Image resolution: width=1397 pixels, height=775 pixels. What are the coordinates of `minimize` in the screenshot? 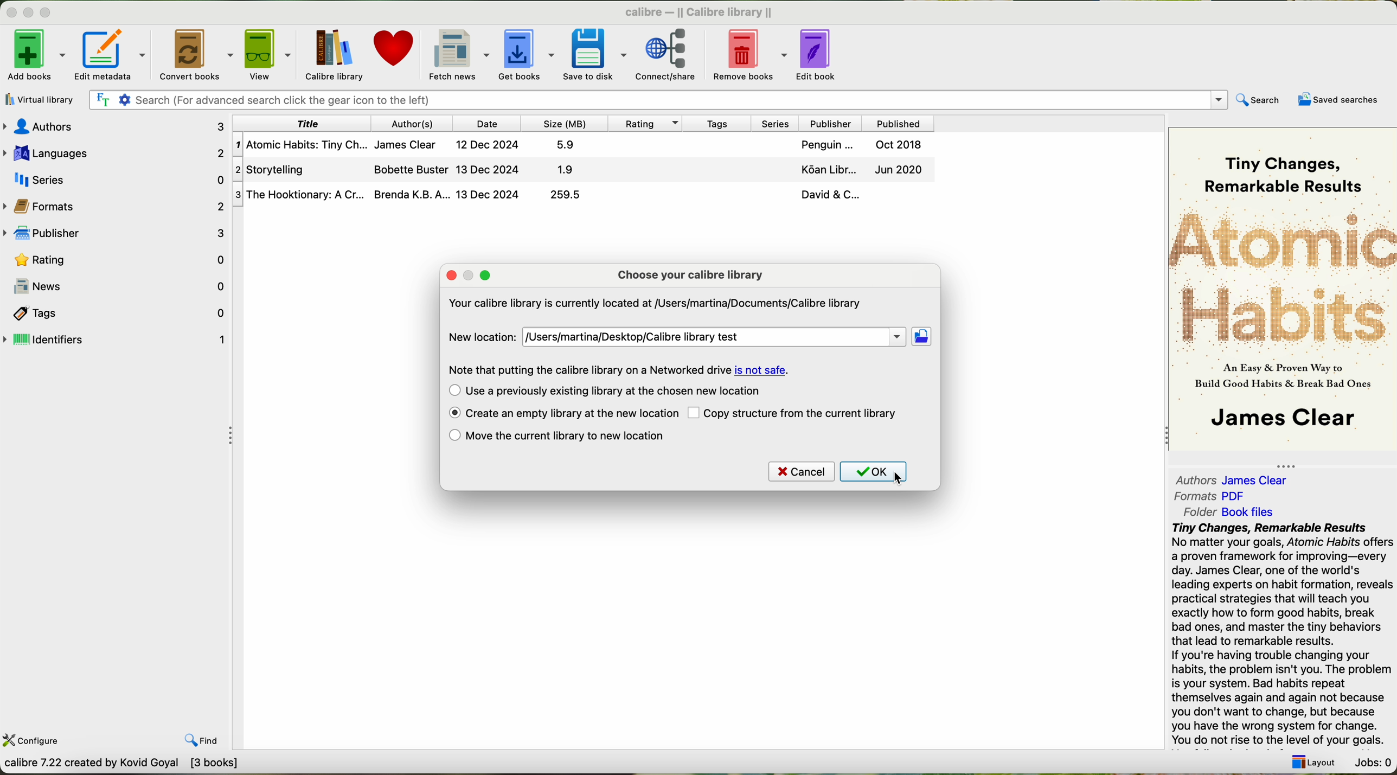 It's located at (472, 276).